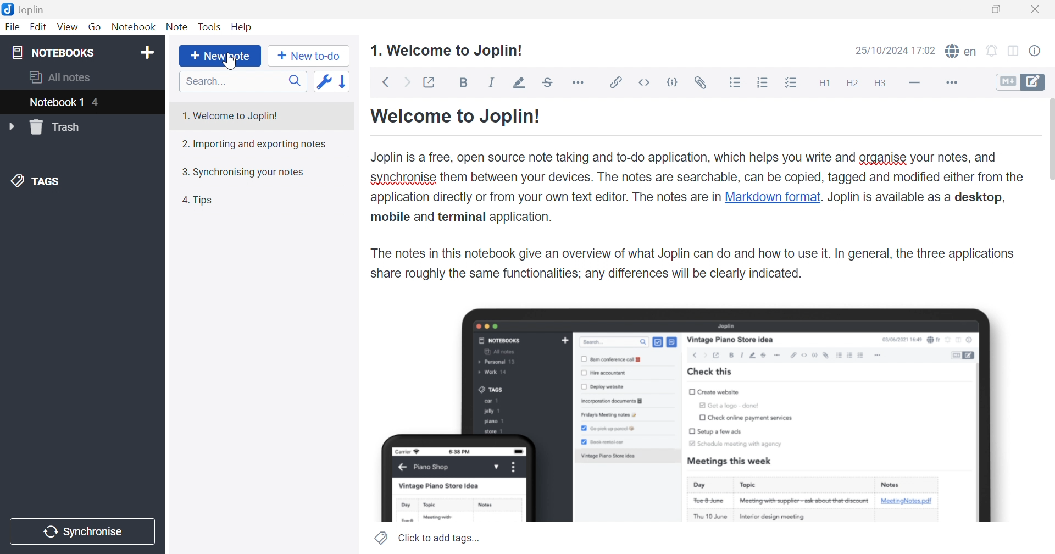 The image size is (1055, 554). Describe the element at coordinates (896, 50) in the screenshot. I see `25/10/2024 17:02` at that location.